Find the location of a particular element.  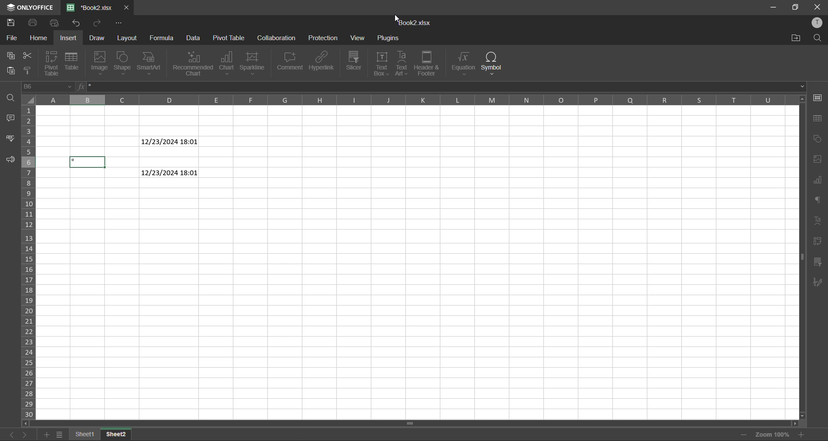

scrollbar is located at coordinates (414, 424).